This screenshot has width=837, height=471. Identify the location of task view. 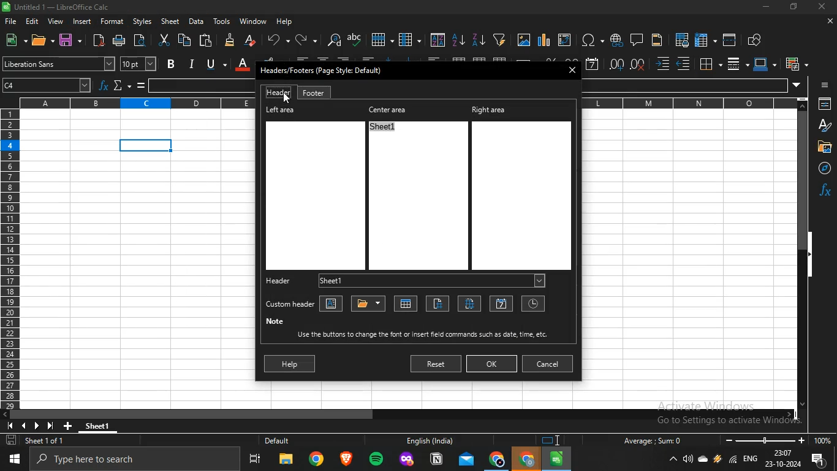
(256, 461).